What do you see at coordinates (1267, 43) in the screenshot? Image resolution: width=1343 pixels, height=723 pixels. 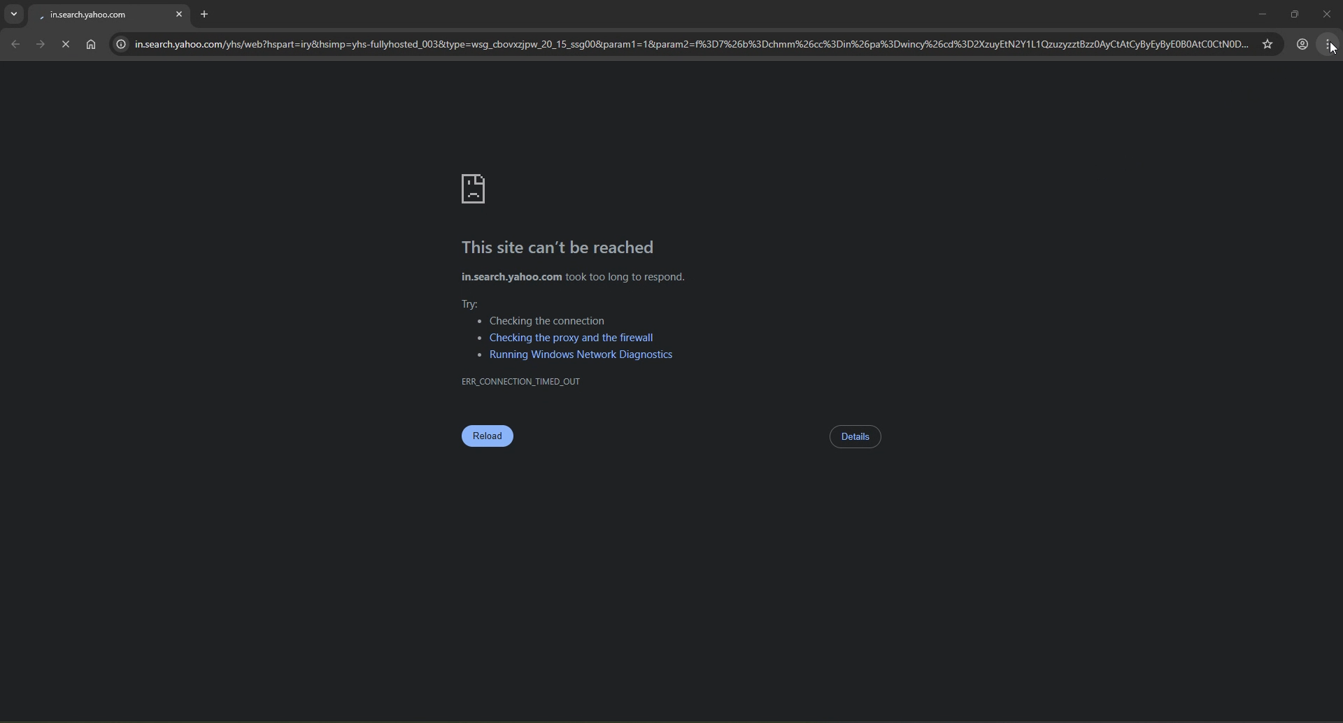 I see `Bookmark this tab` at bounding box center [1267, 43].